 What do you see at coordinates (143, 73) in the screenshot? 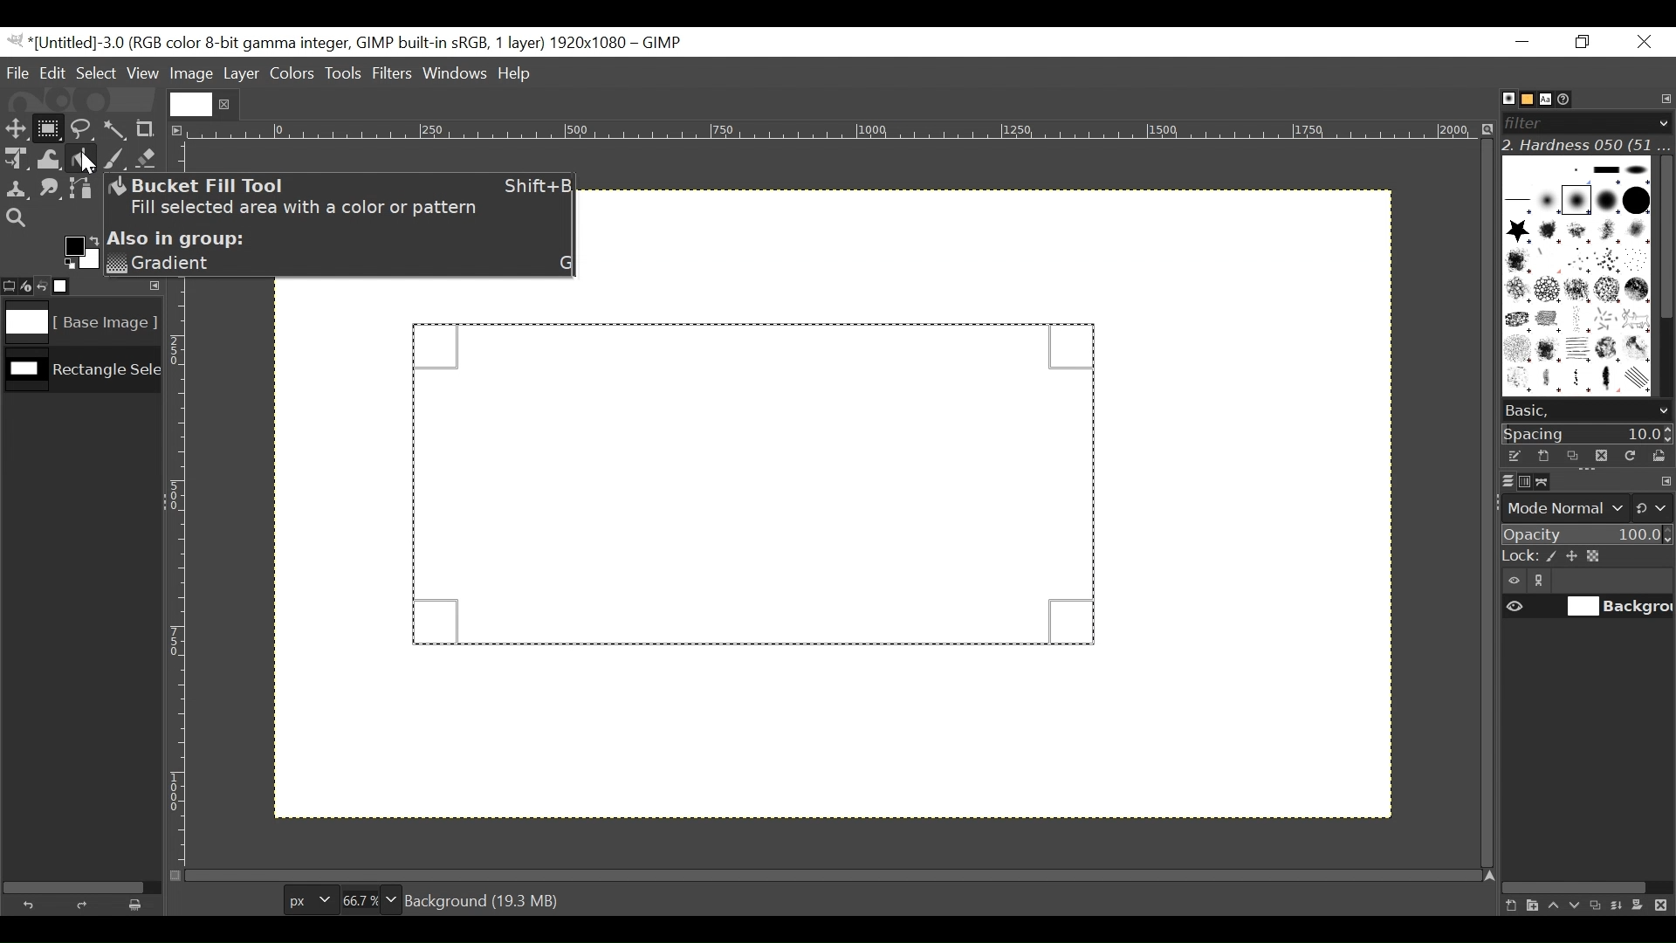
I see `View` at bounding box center [143, 73].